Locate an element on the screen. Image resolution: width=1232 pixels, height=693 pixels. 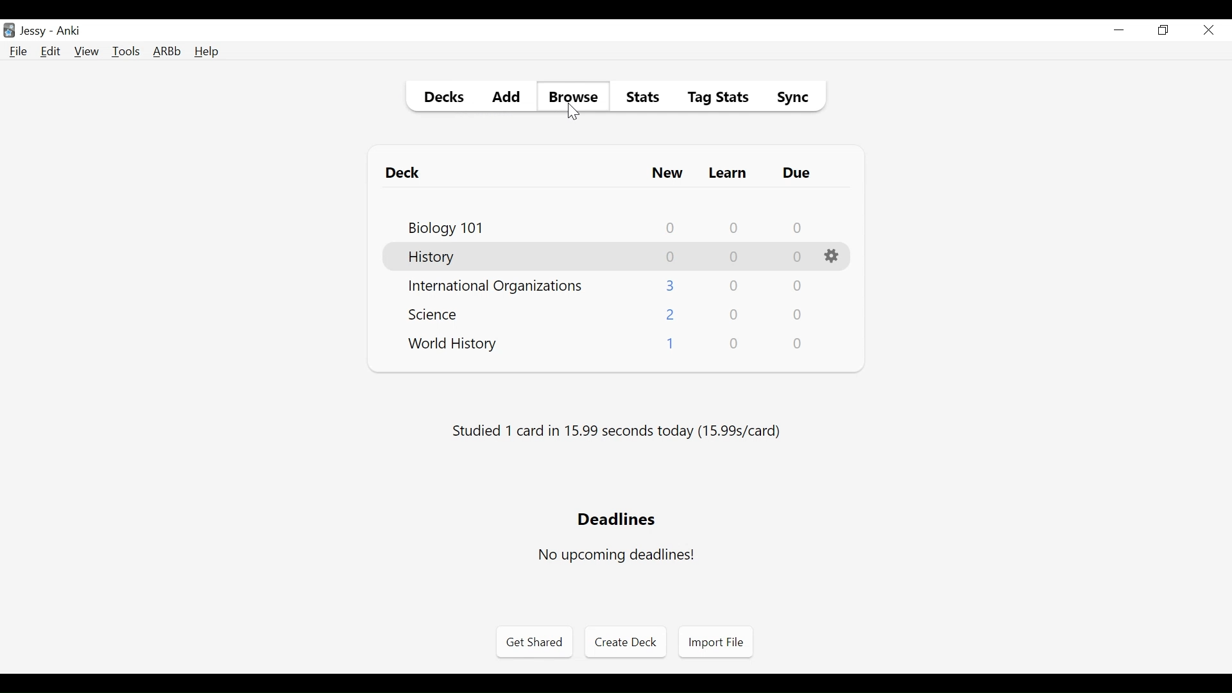
Tag Stats is located at coordinates (719, 98).